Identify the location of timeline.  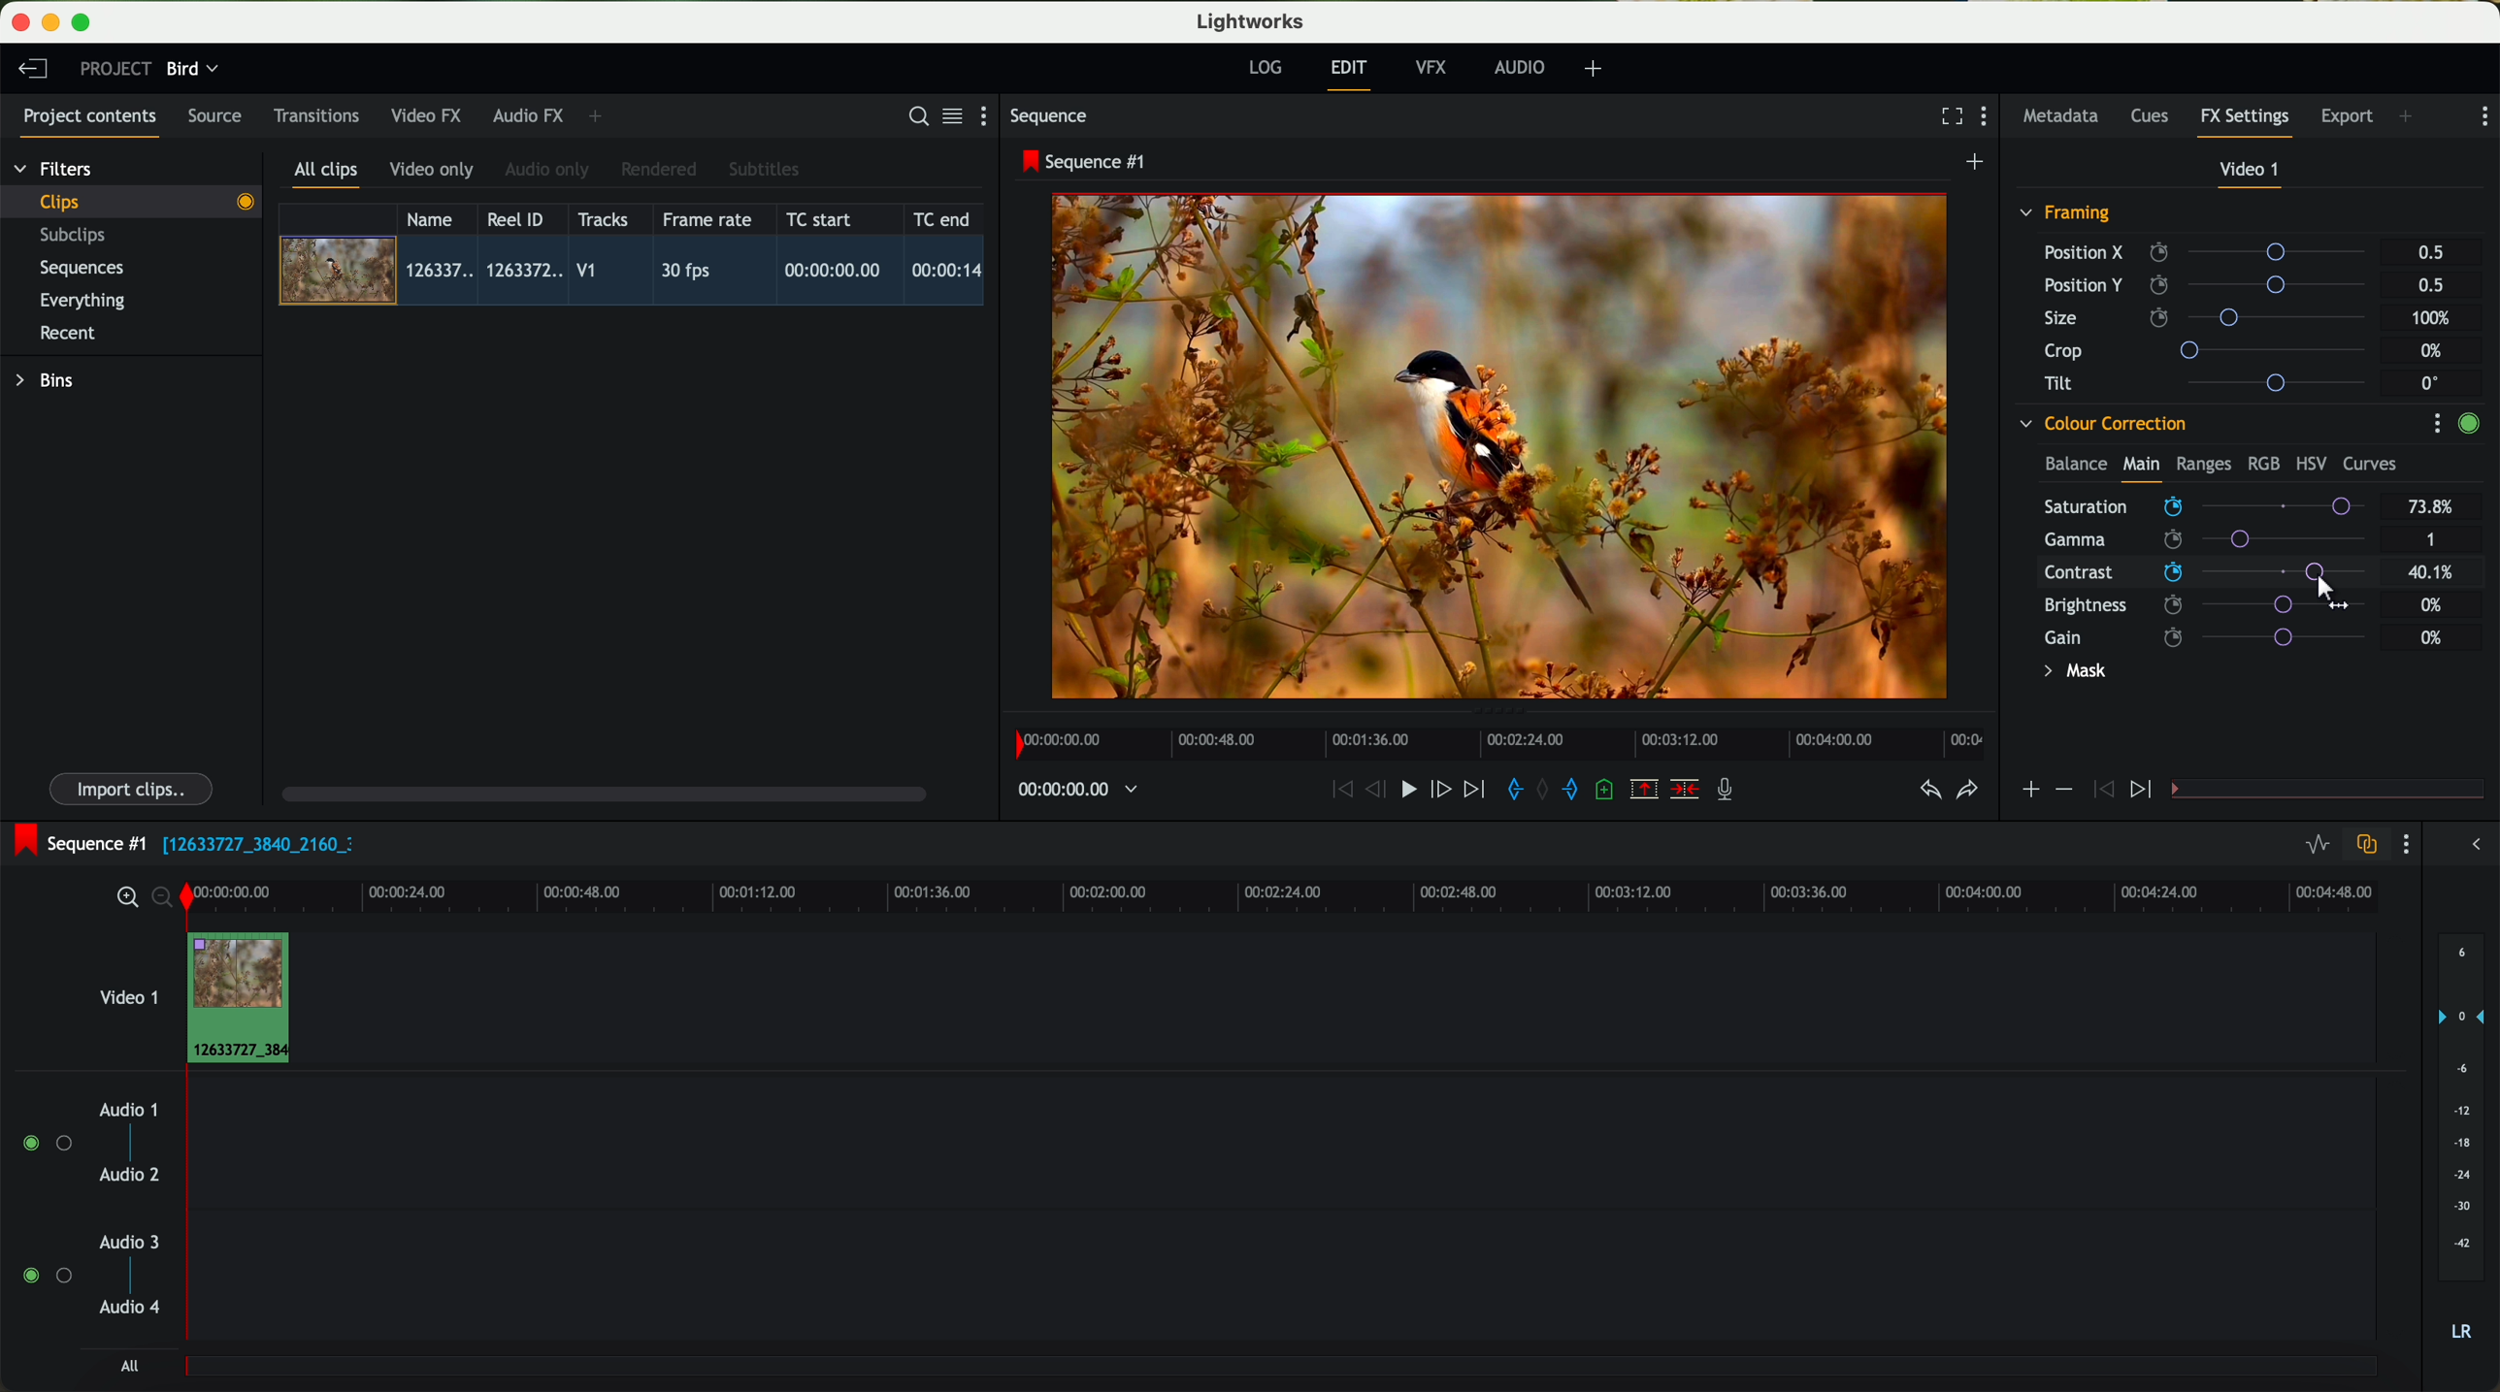
(1068, 791).